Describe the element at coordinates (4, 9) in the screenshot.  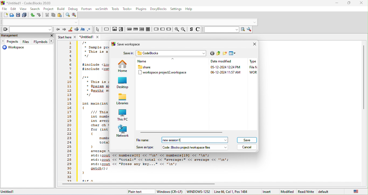
I see `file` at that location.